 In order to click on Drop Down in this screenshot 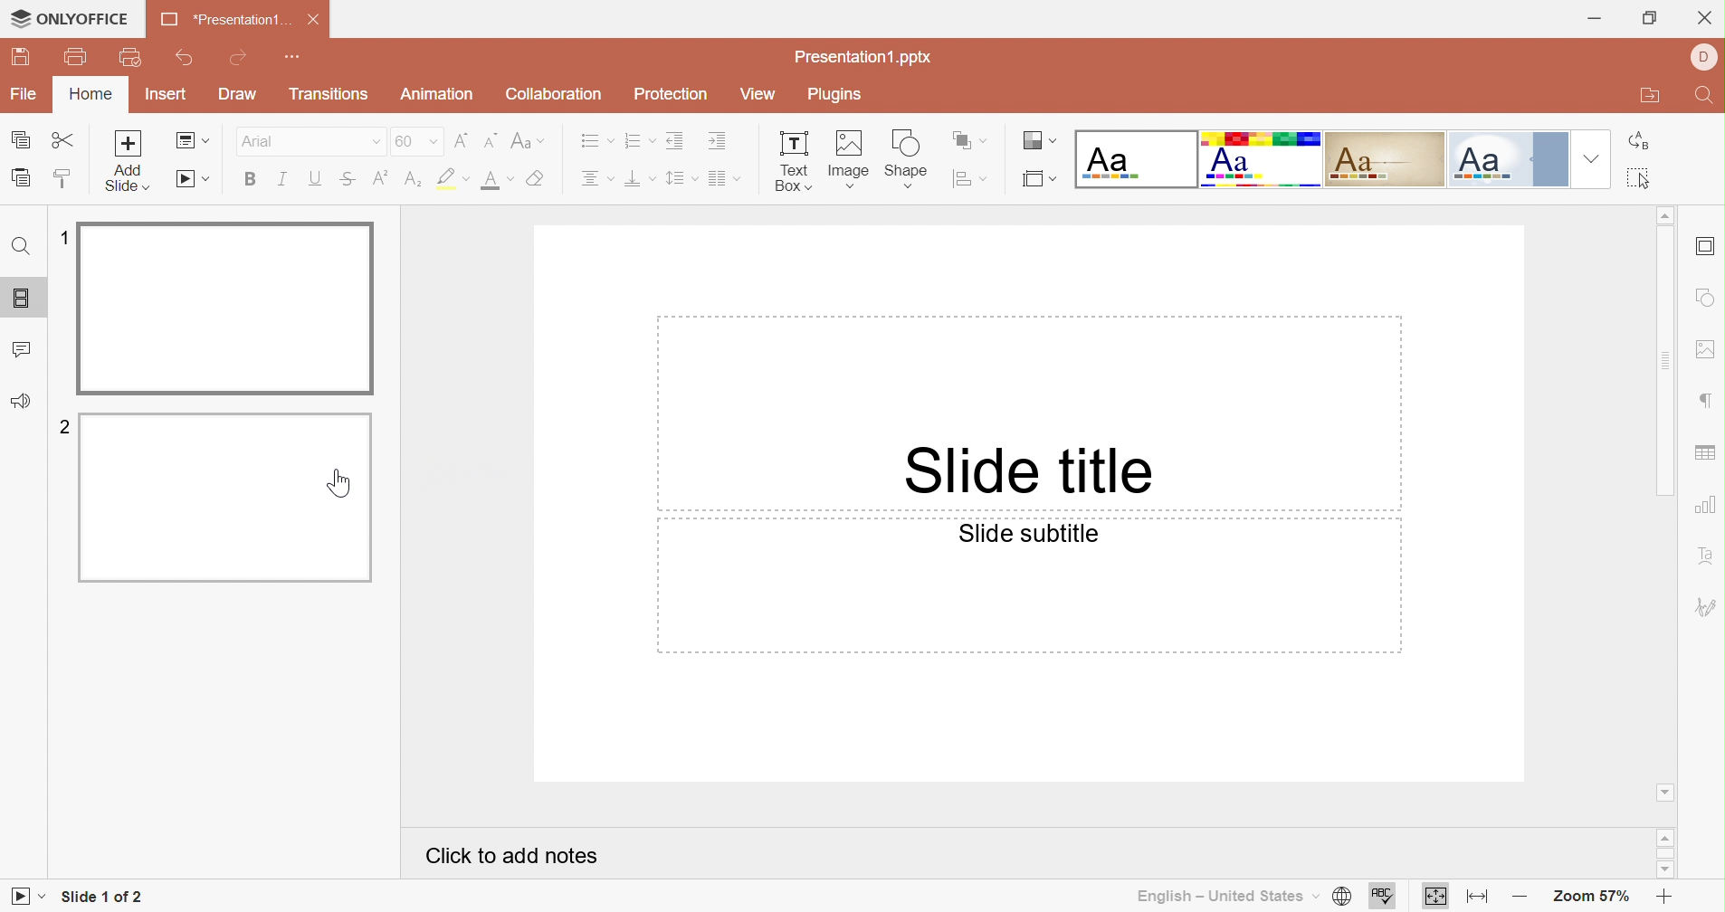, I will do `click(371, 143)`.